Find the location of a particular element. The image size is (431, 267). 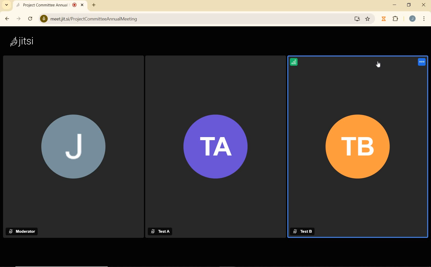

SEARCH TAB is located at coordinates (7, 6).